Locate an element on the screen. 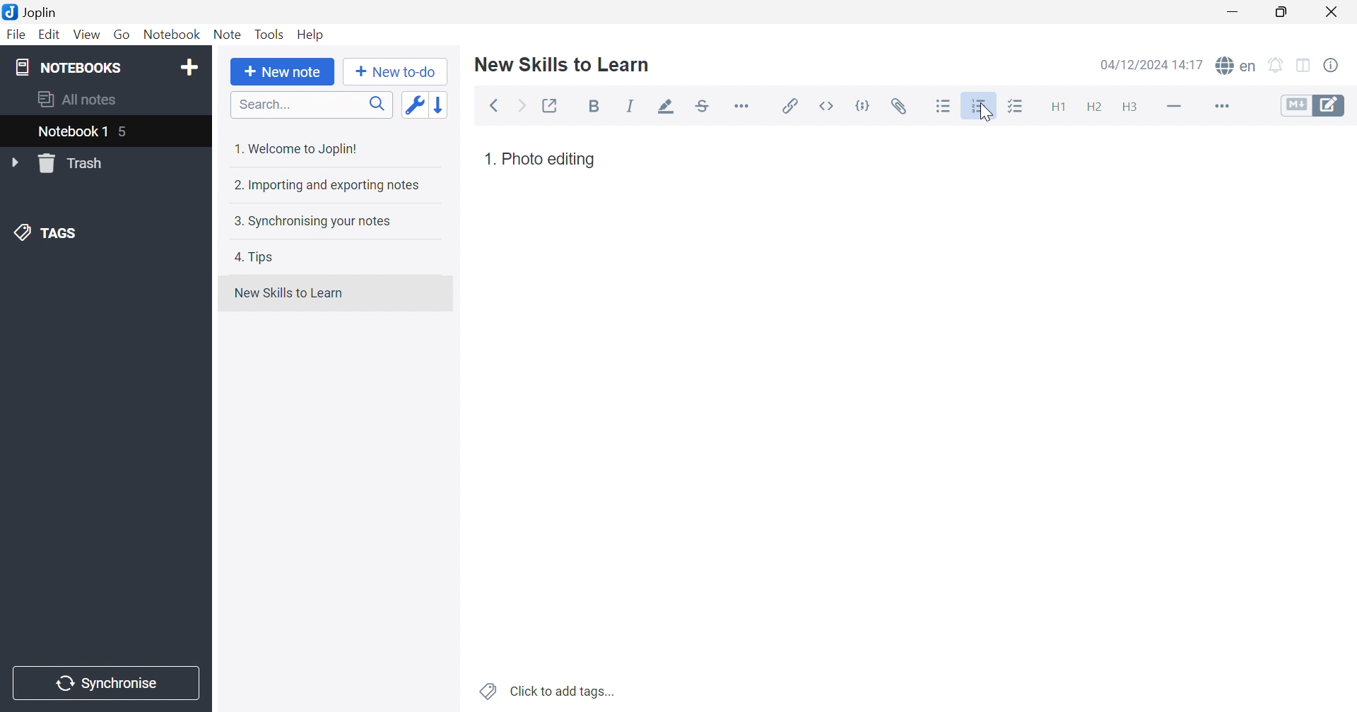  Set alarm is located at coordinates (1276, 66).